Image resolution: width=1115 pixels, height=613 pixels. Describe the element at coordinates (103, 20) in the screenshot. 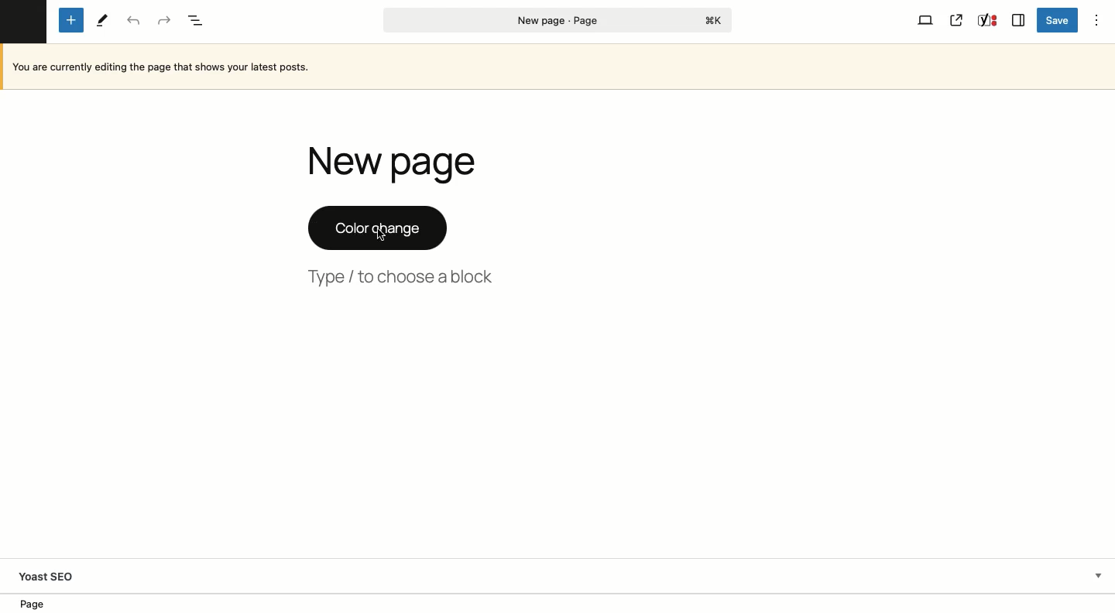

I see `Tools` at that location.